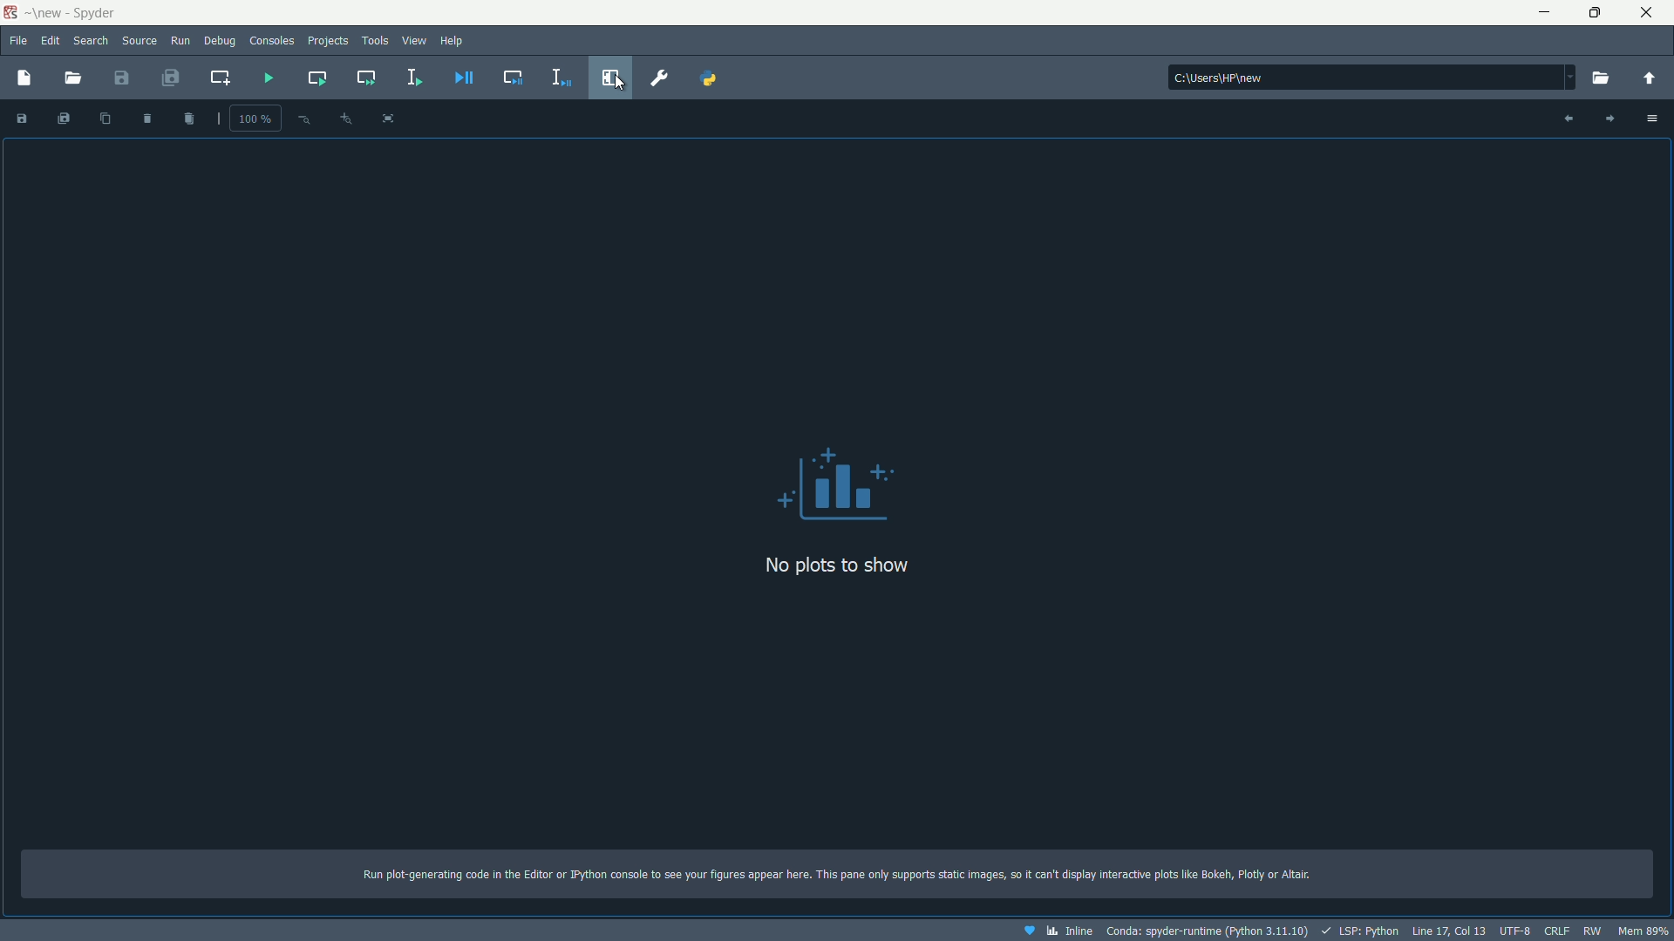 This screenshot has height=941, width=1674. What do you see at coordinates (1514, 932) in the screenshot?
I see `file encoding` at bounding box center [1514, 932].